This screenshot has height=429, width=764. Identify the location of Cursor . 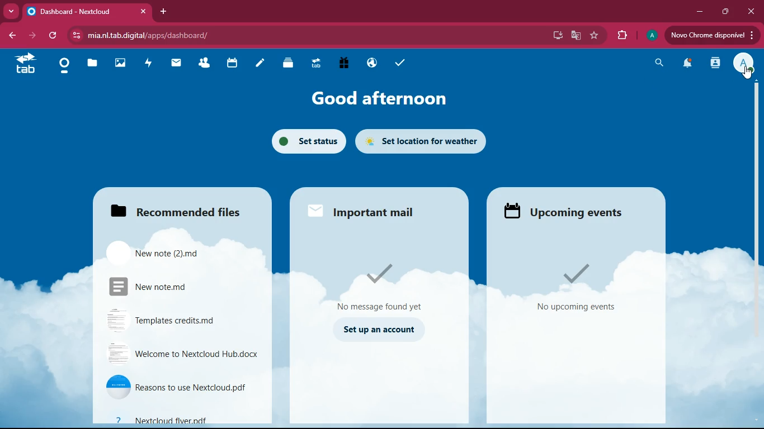
(748, 73).